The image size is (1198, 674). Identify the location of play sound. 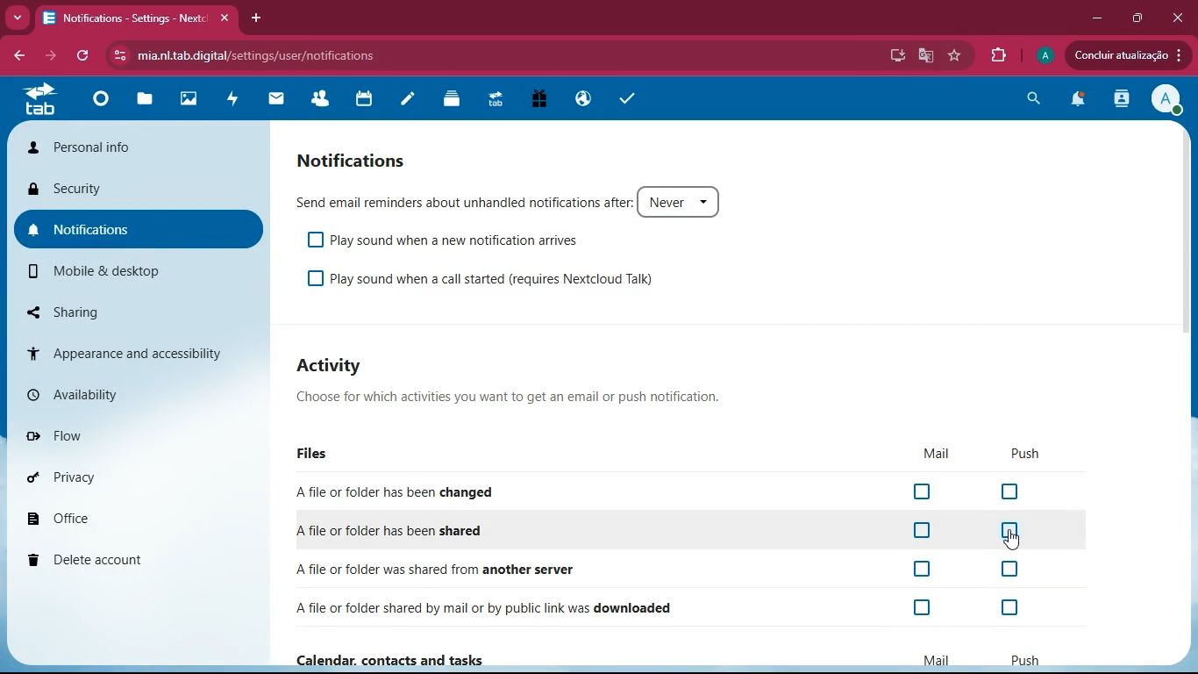
(507, 276).